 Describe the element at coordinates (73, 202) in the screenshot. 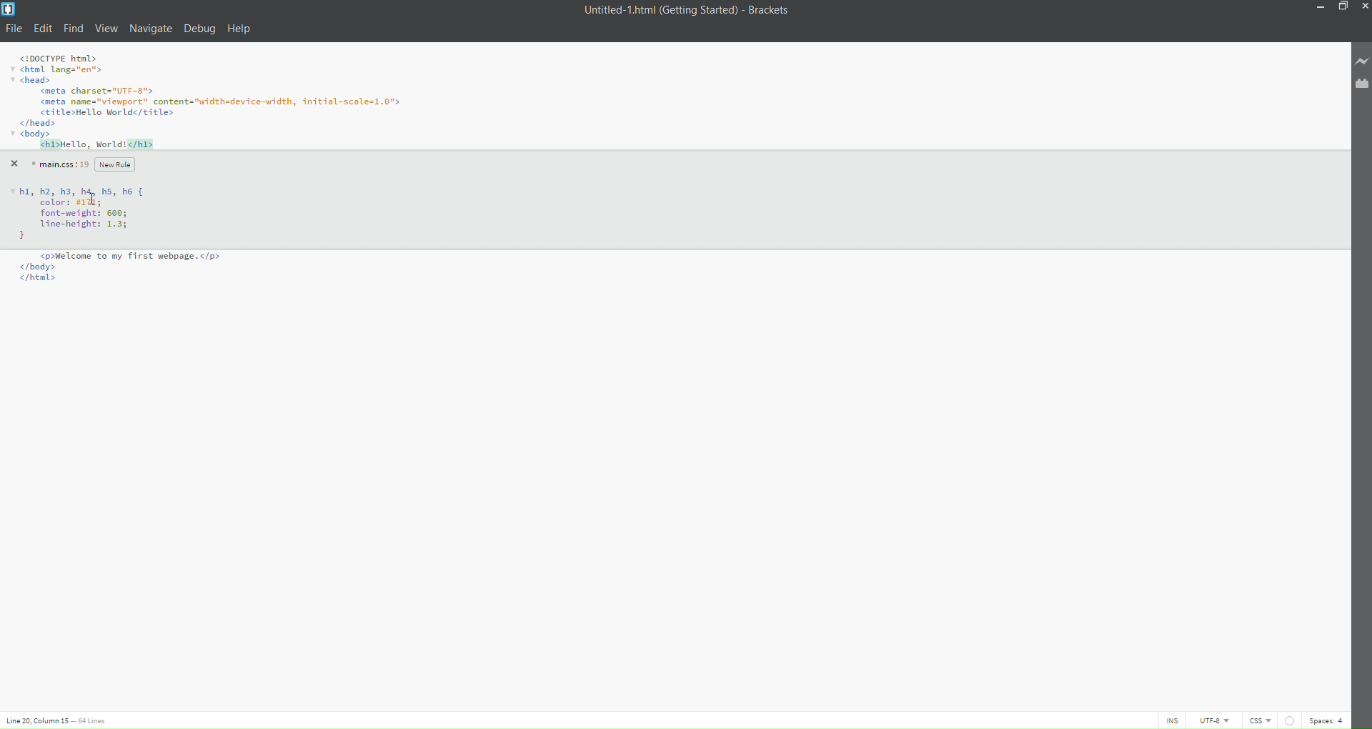

I see `edited CSS rule through Quick edit` at that location.